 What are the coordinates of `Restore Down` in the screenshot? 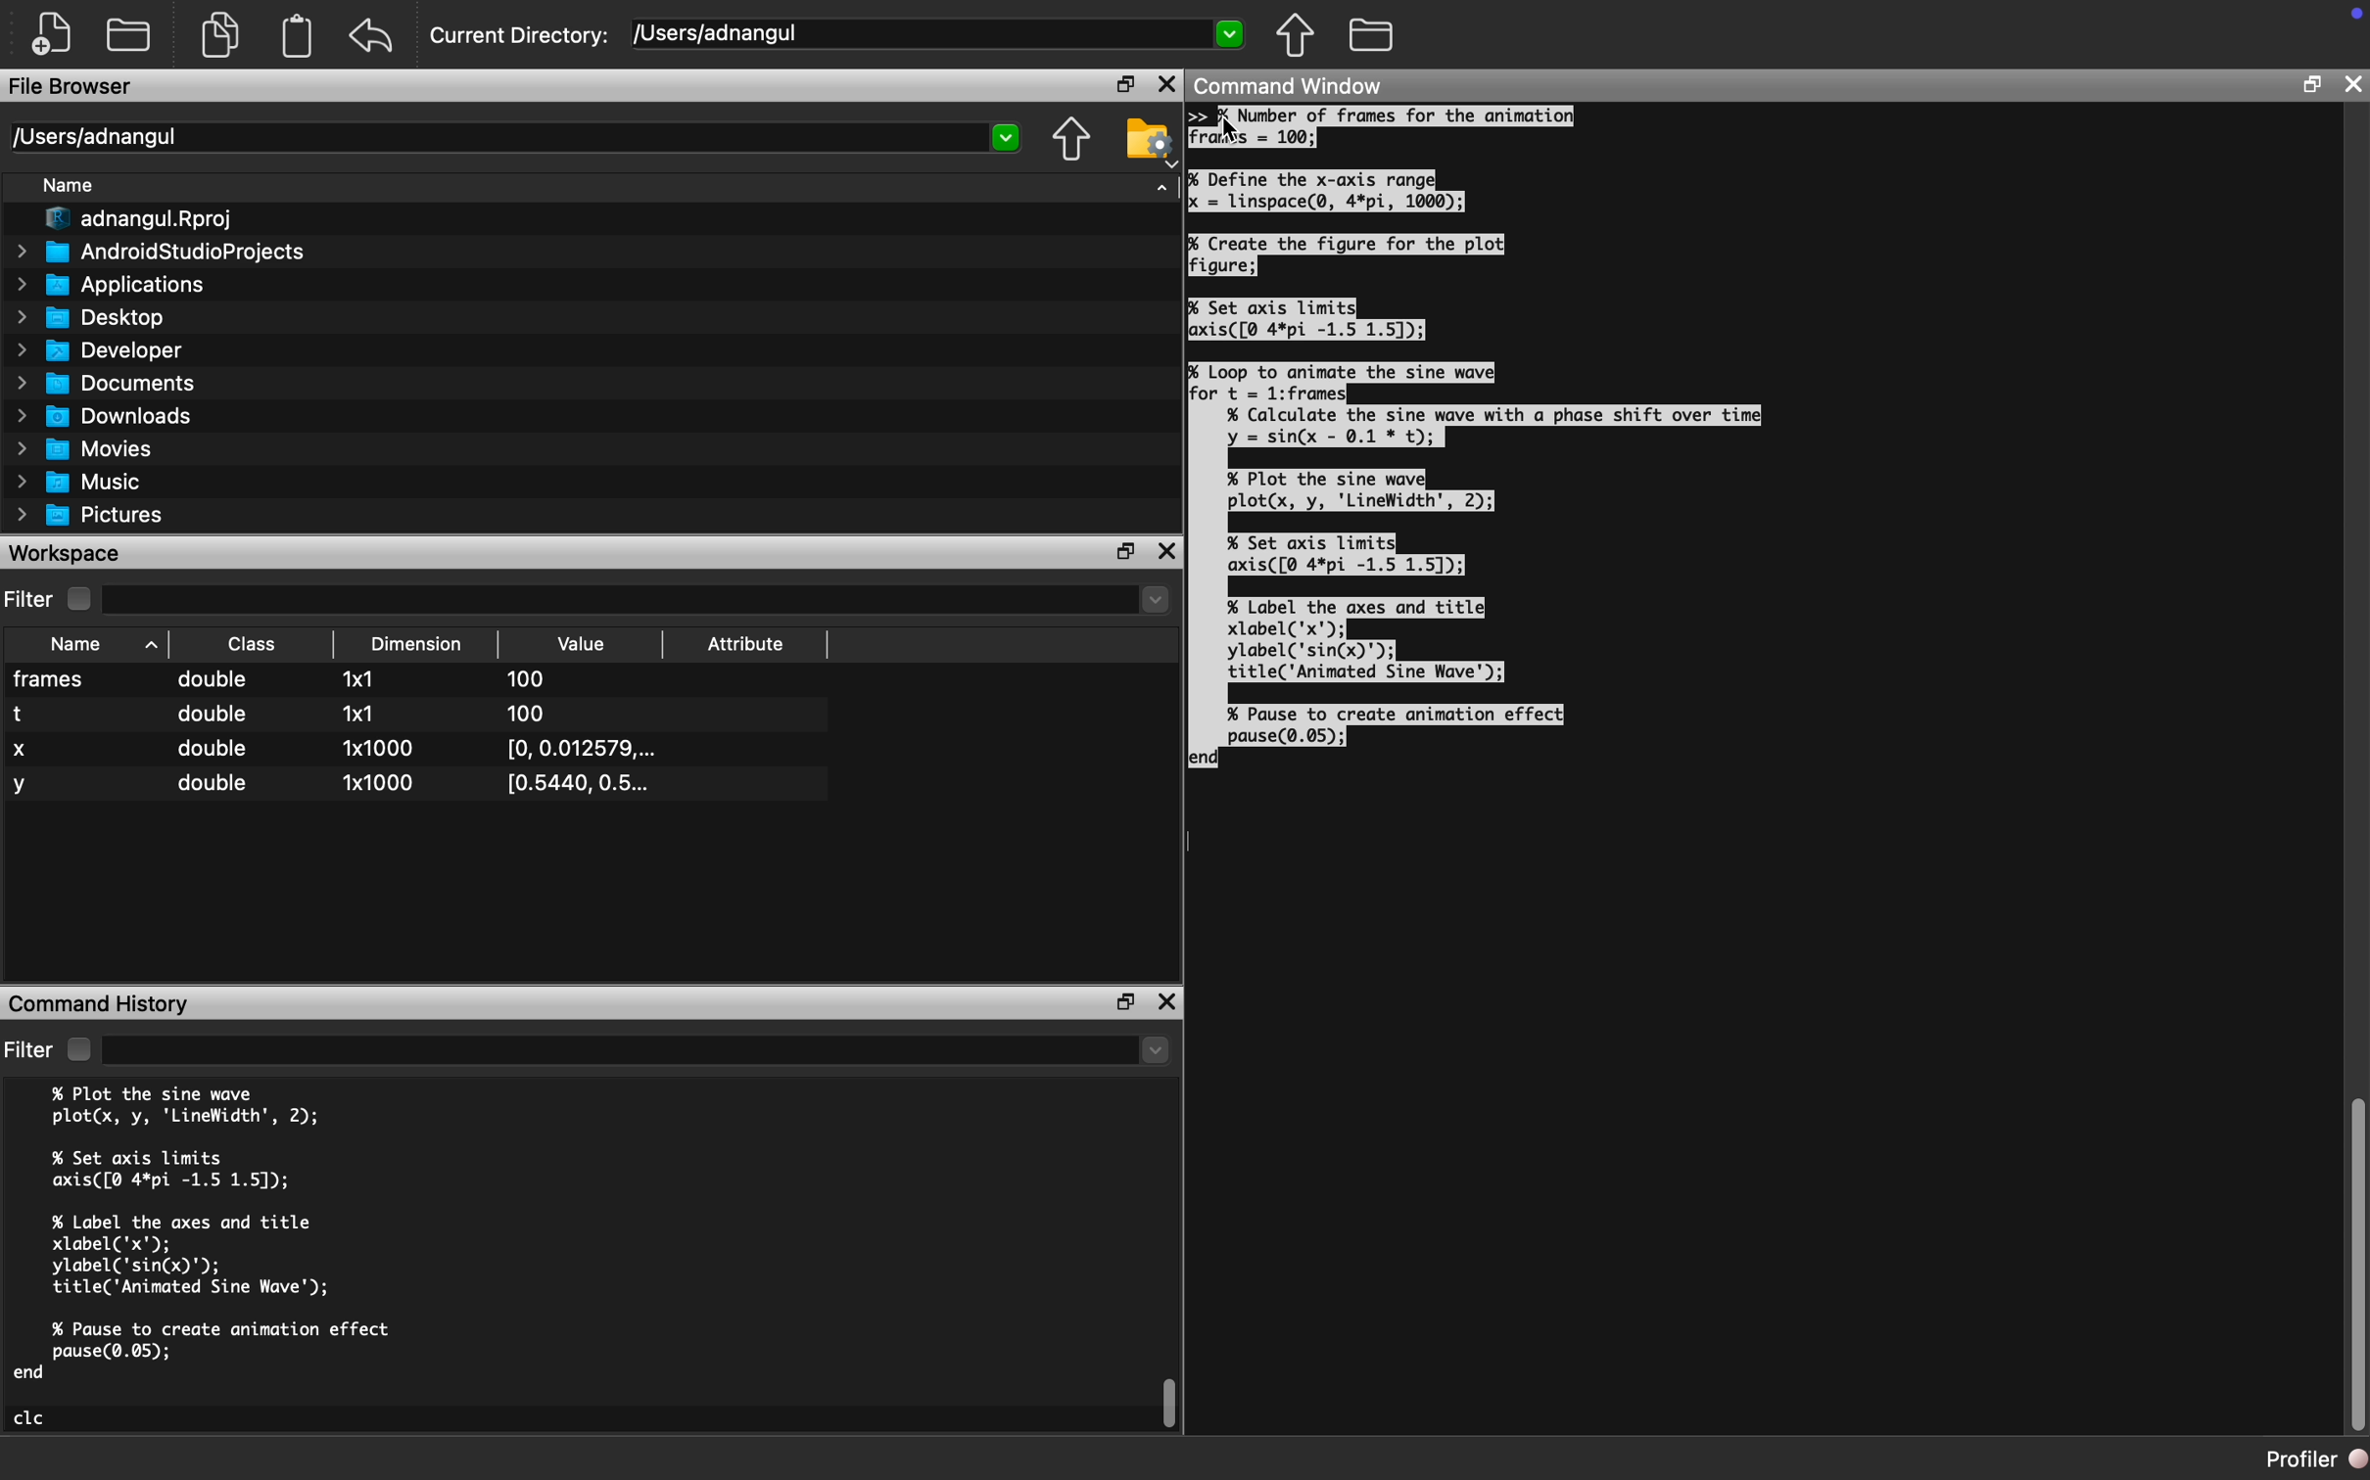 It's located at (1122, 552).